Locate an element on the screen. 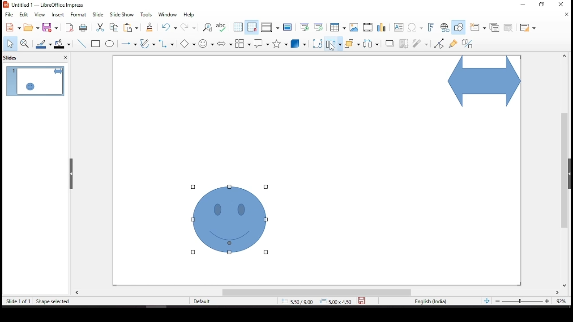 This screenshot has width=573, height=322. callout shapes is located at coordinates (262, 44).